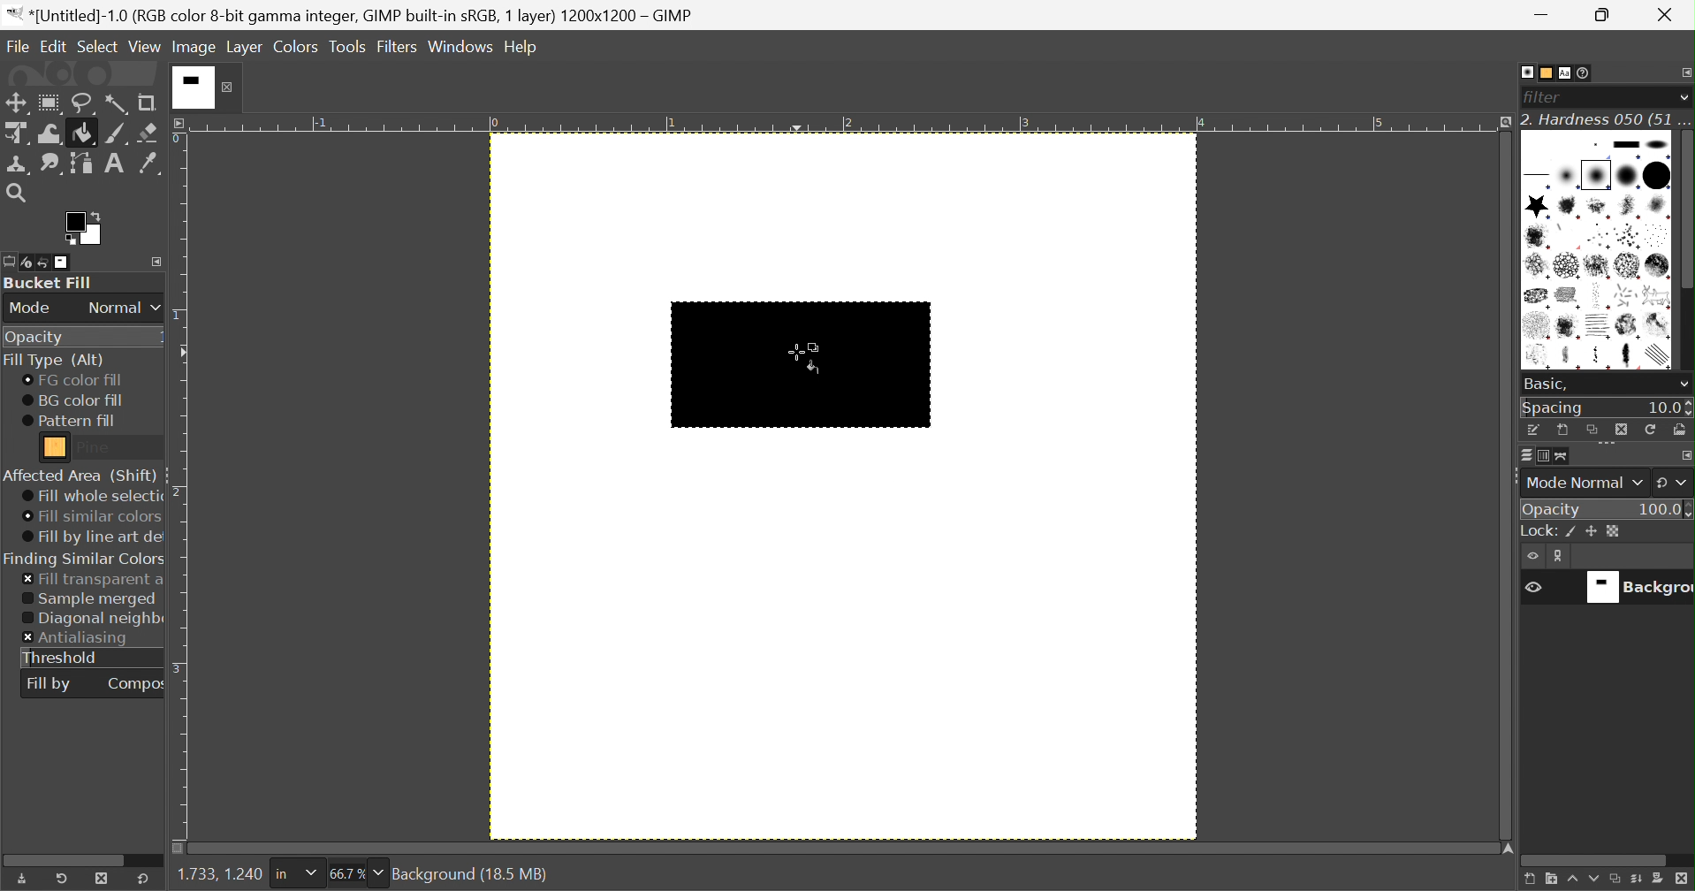 Image resolution: width=1695 pixels, height=891 pixels. I want to click on Lock positions and size, so click(1592, 532).